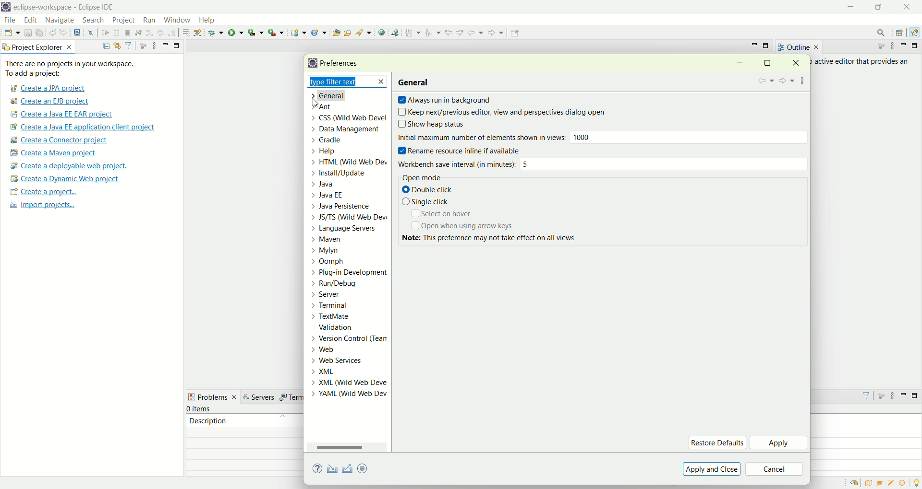  I want to click on create a new Java servlet, so click(321, 33).